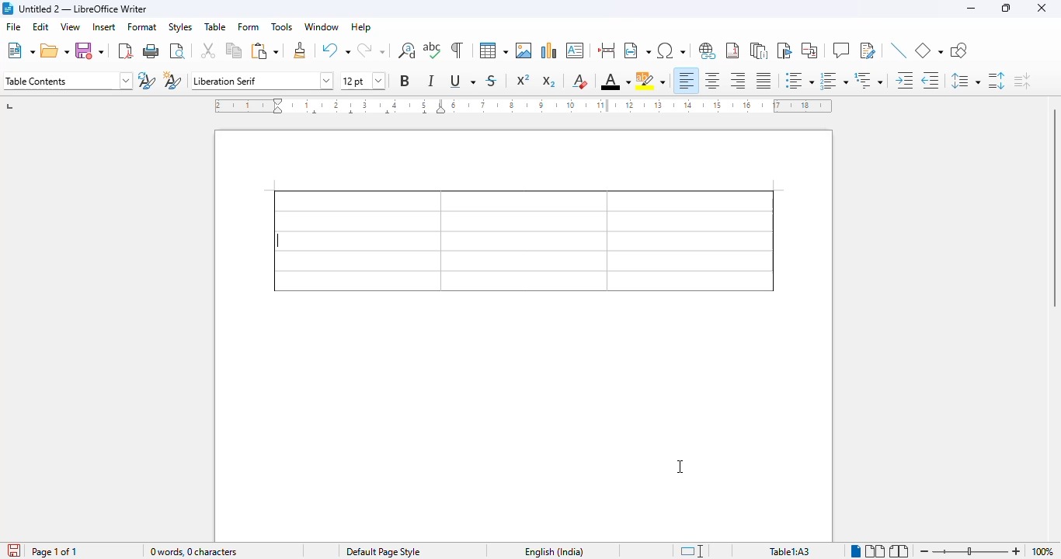  Describe the element at coordinates (790, 551) in the screenshot. I see `table1:A1` at that location.